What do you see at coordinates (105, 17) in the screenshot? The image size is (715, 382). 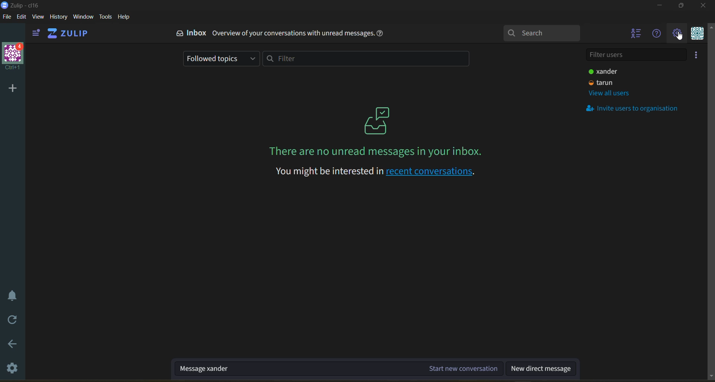 I see `tools` at bounding box center [105, 17].